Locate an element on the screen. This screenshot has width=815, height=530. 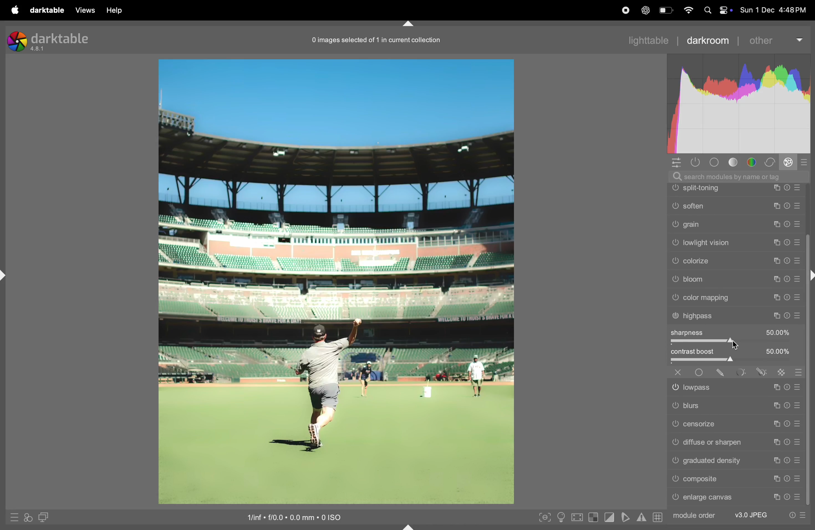
markdown is located at coordinates (412, 24).